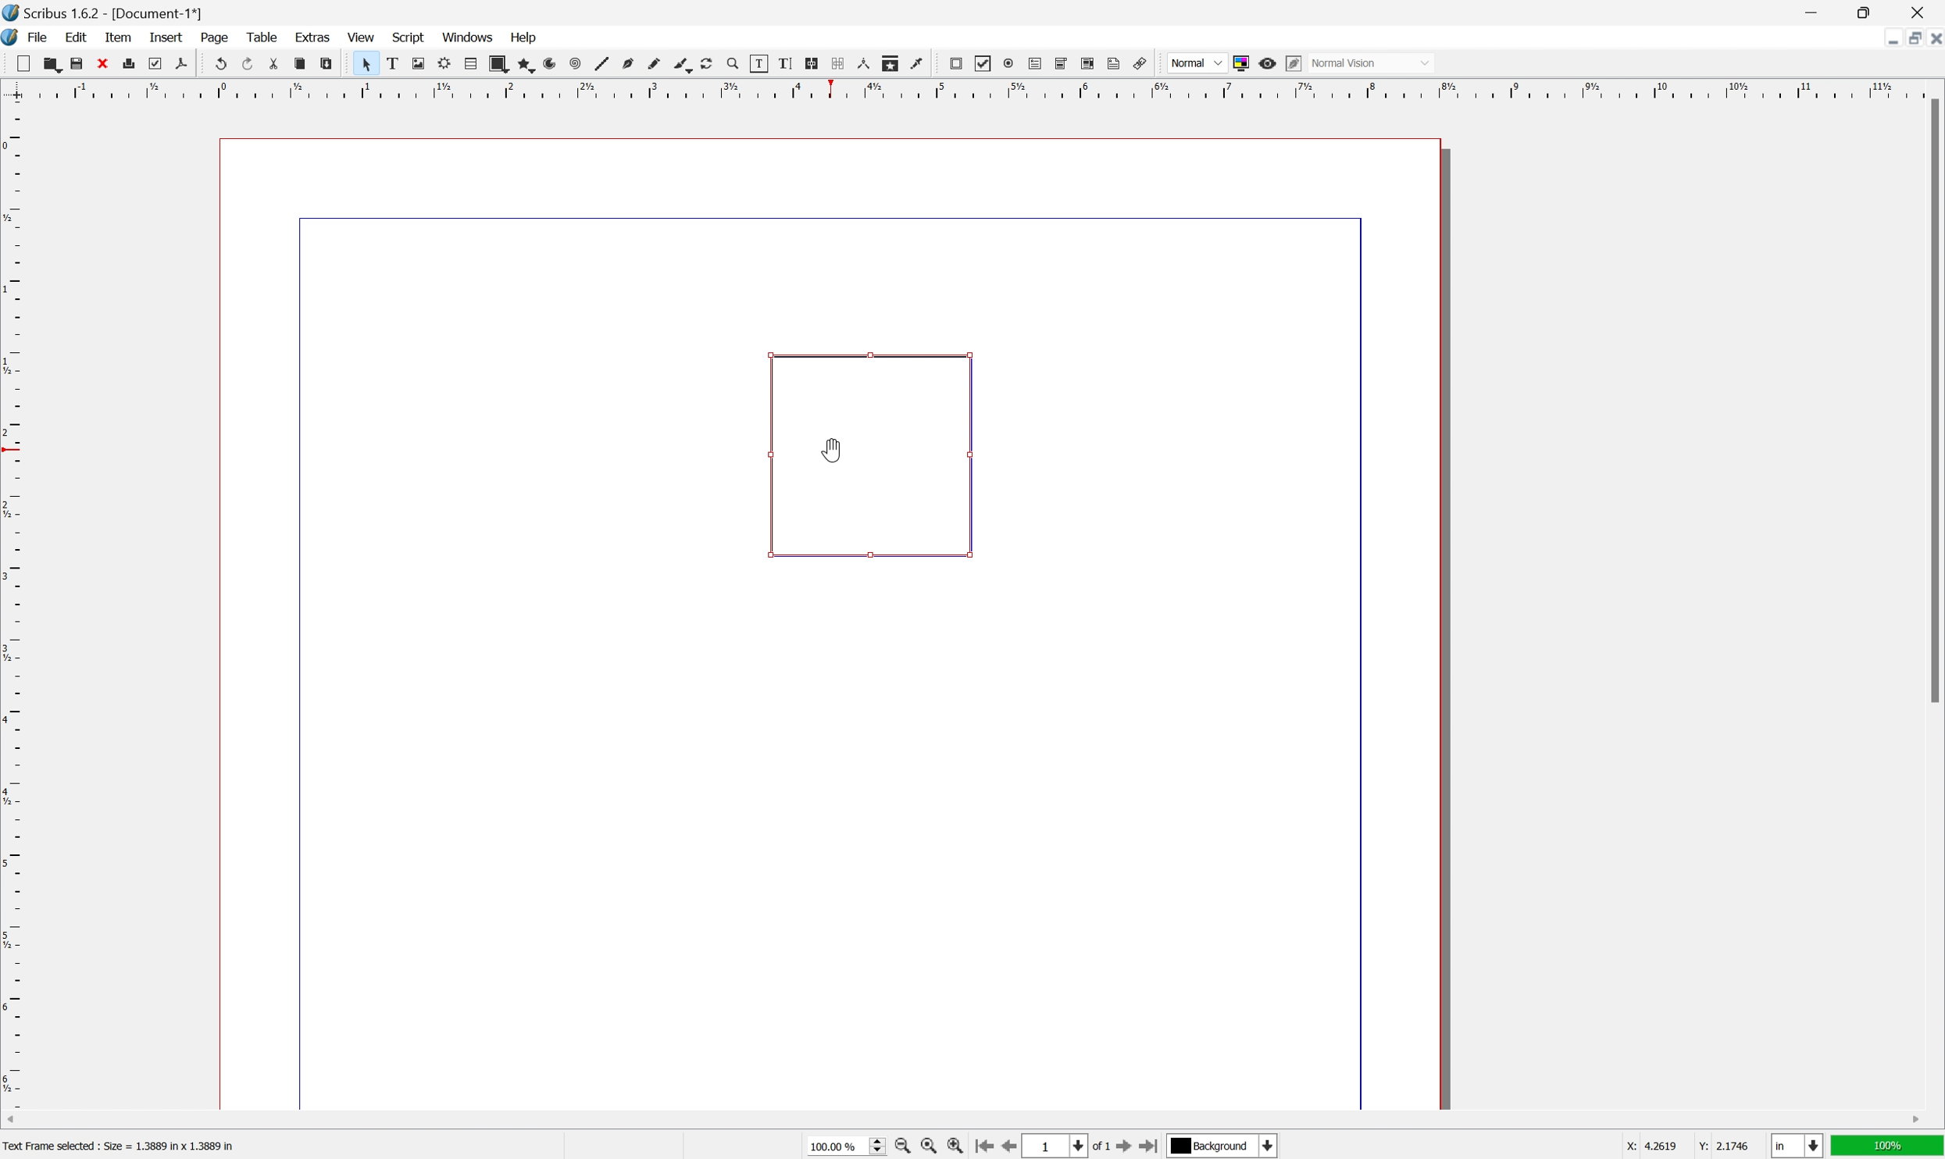  I want to click on table, so click(261, 35).